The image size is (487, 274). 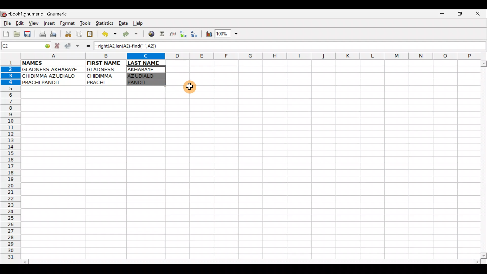 What do you see at coordinates (41, 35) in the screenshot?
I see `Print file` at bounding box center [41, 35].